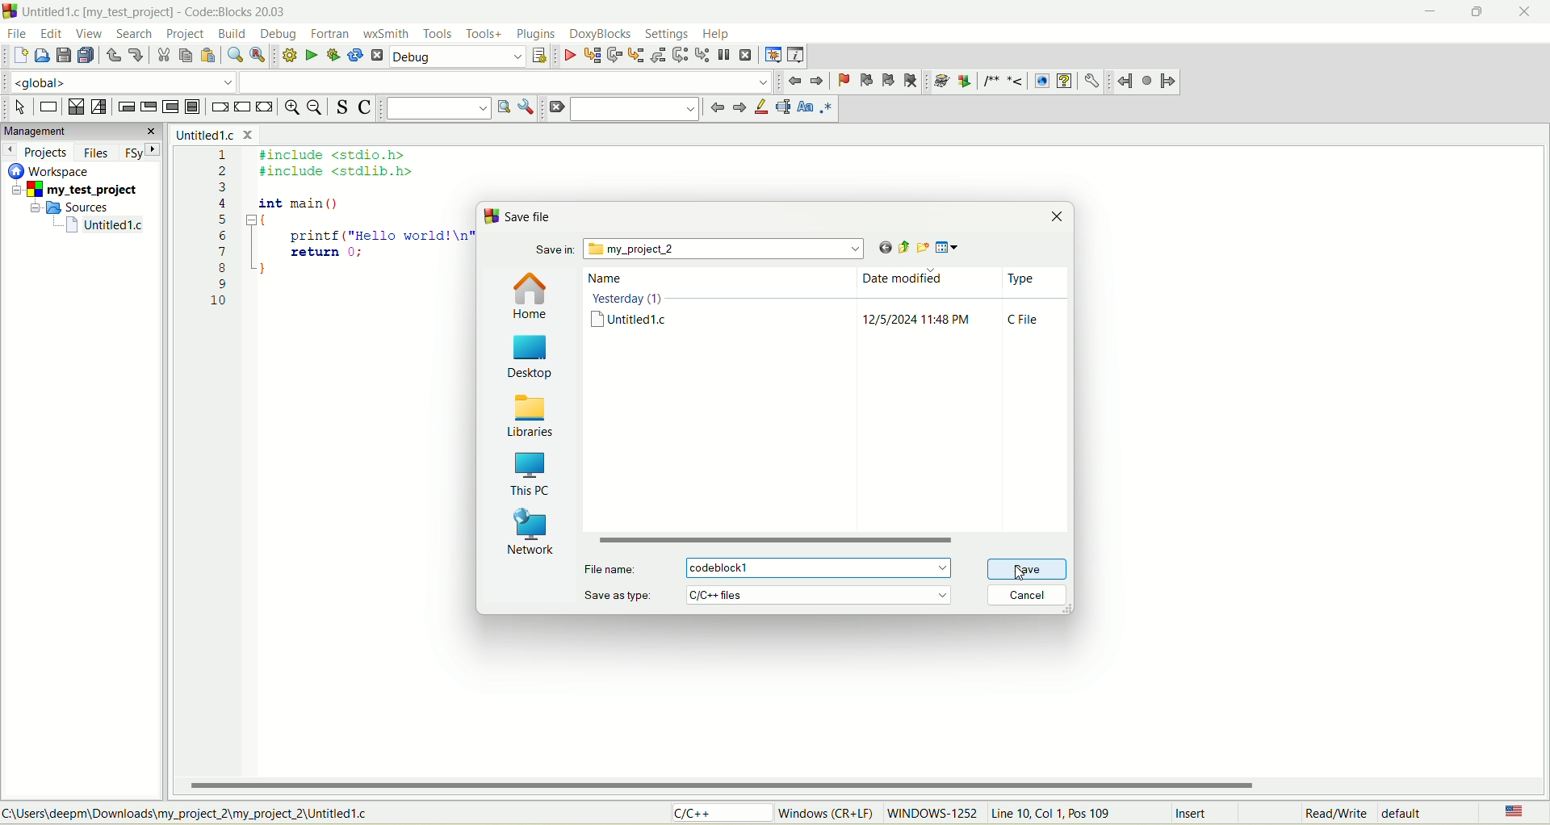 The height and width of the screenshot is (825, 1550). Describe the element at coordinates (43, 55) in the screenshot. I see `open` at that location.